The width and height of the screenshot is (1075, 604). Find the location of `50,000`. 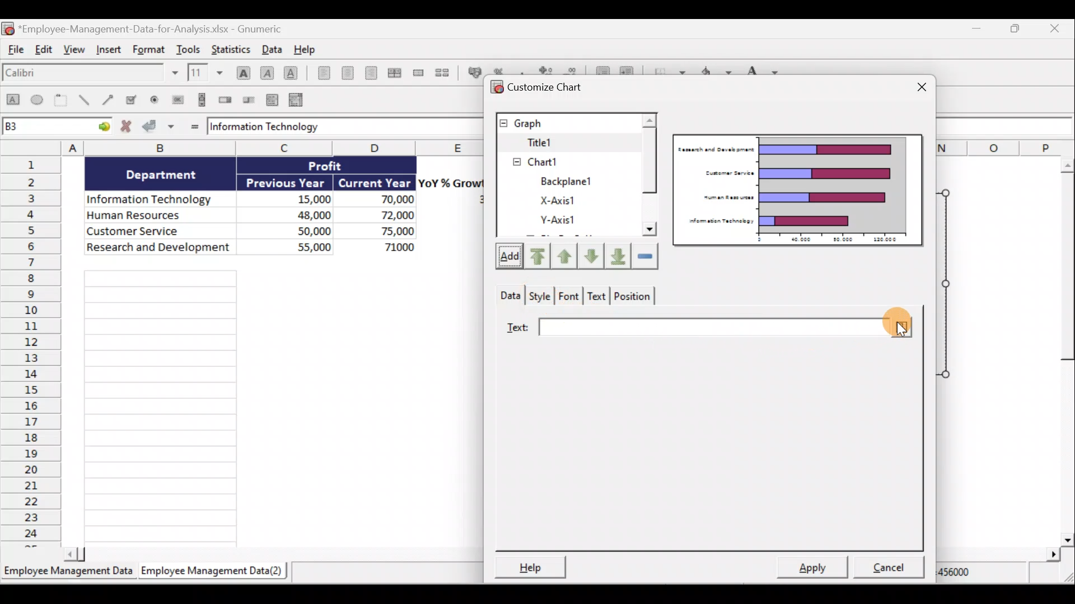

50,000 is located at coordinates (302, 230).